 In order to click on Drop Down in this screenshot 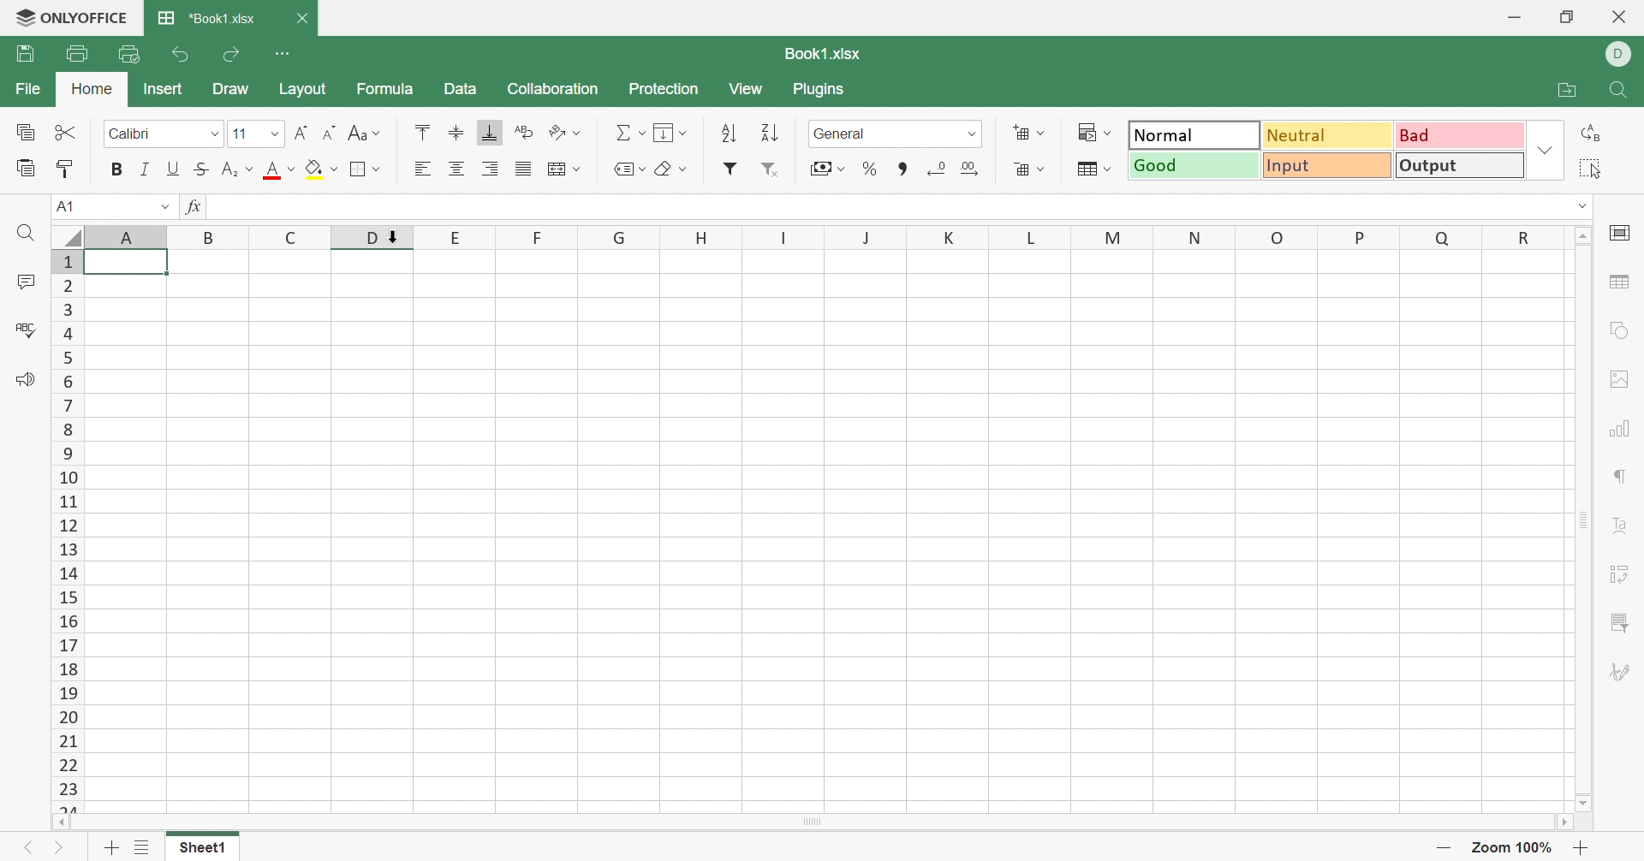, I will do `click(1580, 206)`.